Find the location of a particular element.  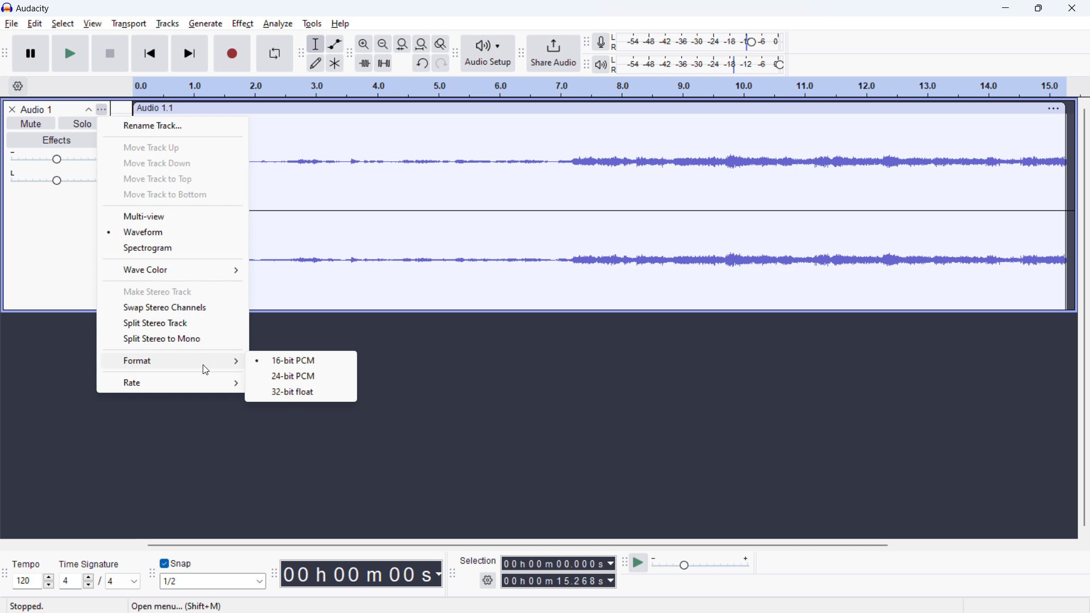

Time Signature is located at coordinates (93, 561).